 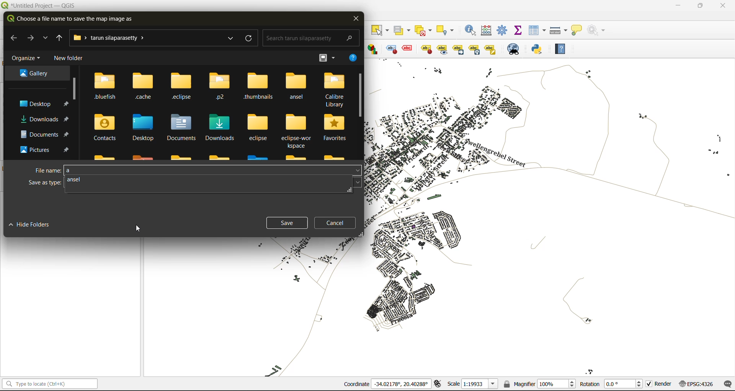 What do you see at coordinates (356, 19) in the screenshot?
I see `close` at bounding box center [356, 19].